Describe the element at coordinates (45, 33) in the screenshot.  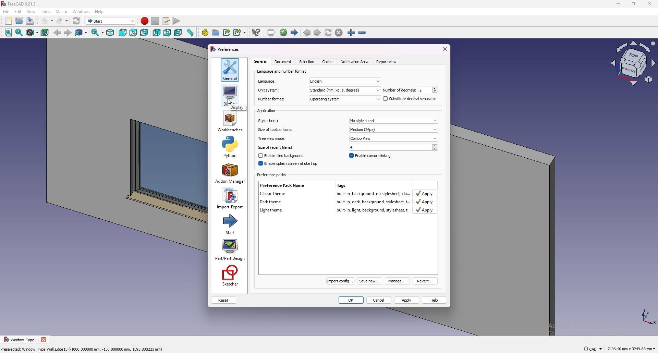
I see `bounding box` at that location.